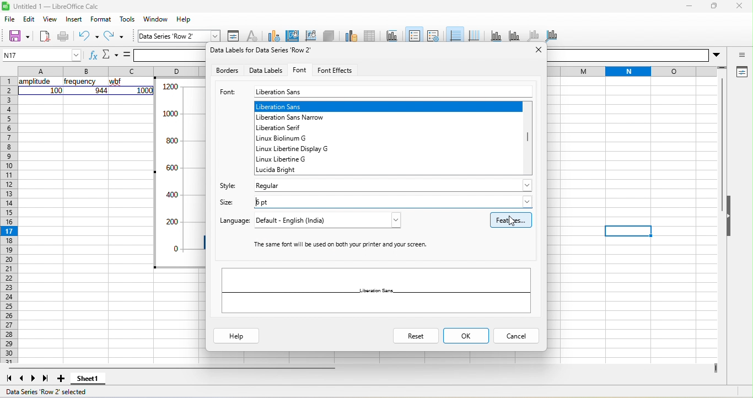 Image resolution: width=753 pixels, height=398 pixels. Describe the element at coordinates (498, 34) in the screenshot. I see `x axis` at that location.